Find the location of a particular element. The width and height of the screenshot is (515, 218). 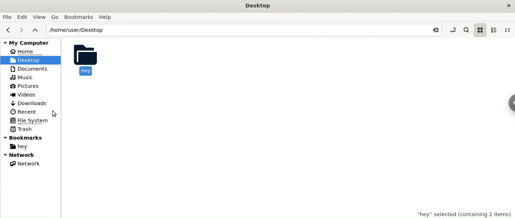

hey is located at coordinates (20, 147).